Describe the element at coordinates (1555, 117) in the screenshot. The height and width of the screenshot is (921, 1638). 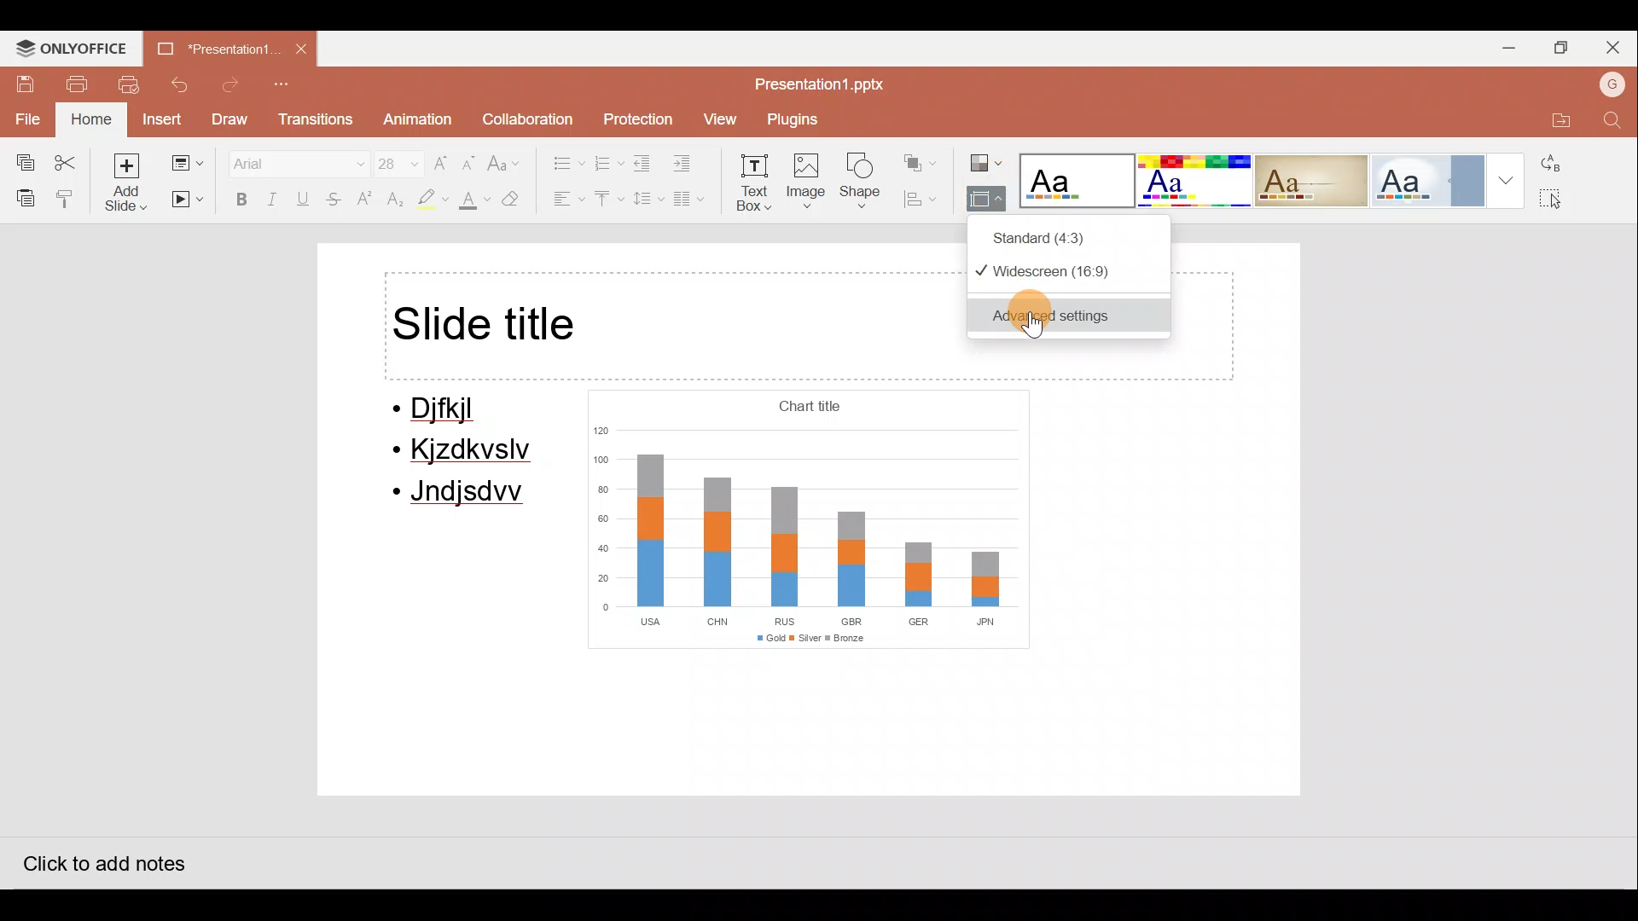
I see `Open file location` at that location.